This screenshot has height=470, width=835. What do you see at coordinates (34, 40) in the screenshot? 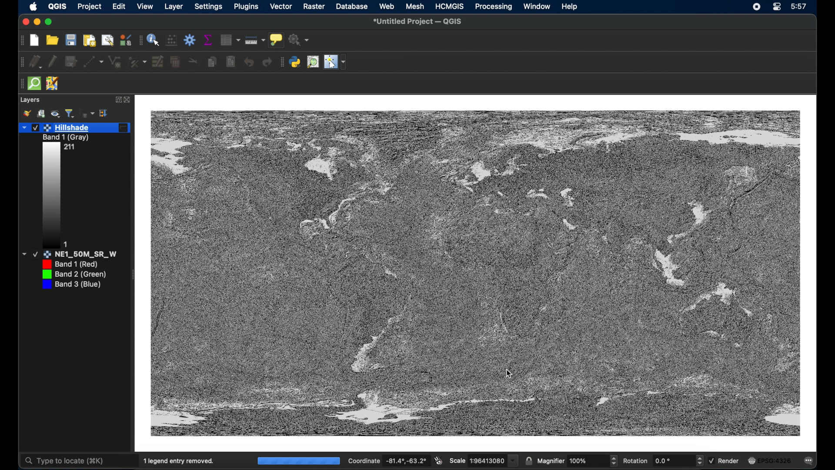
I see `new` at bounding box center [34, 40].